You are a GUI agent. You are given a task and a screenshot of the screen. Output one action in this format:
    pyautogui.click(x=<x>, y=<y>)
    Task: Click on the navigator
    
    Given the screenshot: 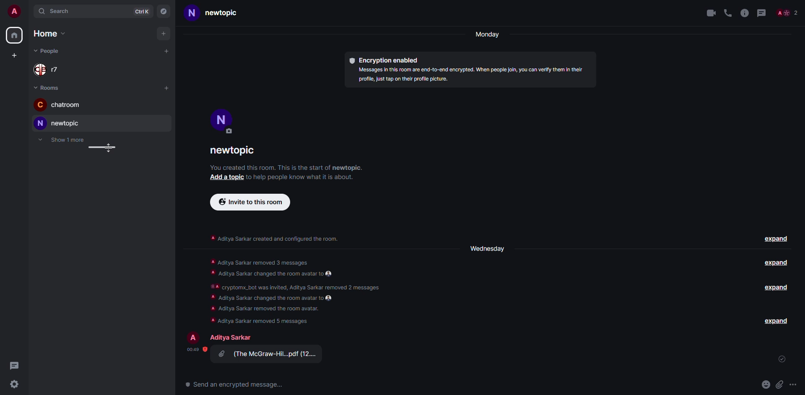 What is the action you would take?
    pyautogui.click(x=164, y=12)
    